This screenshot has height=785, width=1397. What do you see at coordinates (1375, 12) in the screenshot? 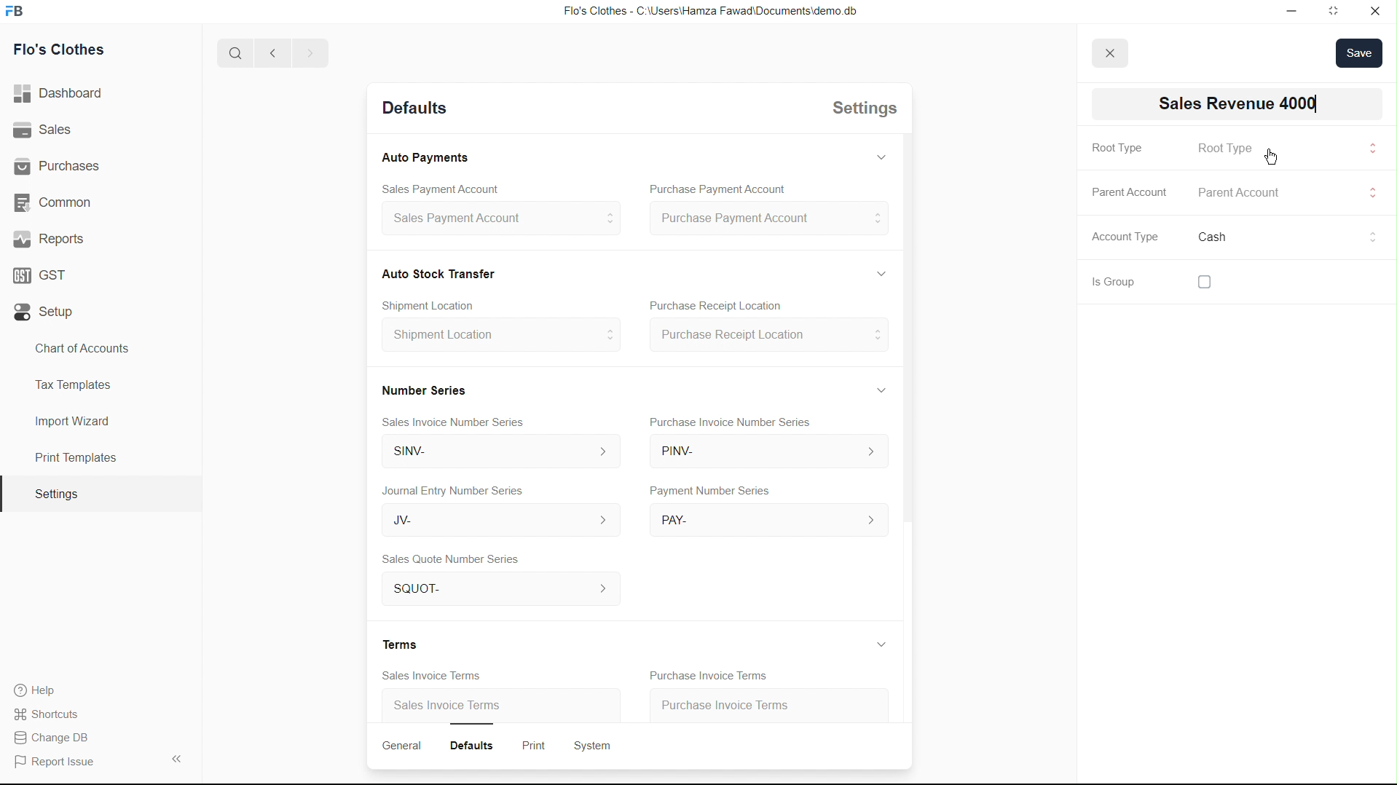
I see `Close` at bounding box center [1375, 12].